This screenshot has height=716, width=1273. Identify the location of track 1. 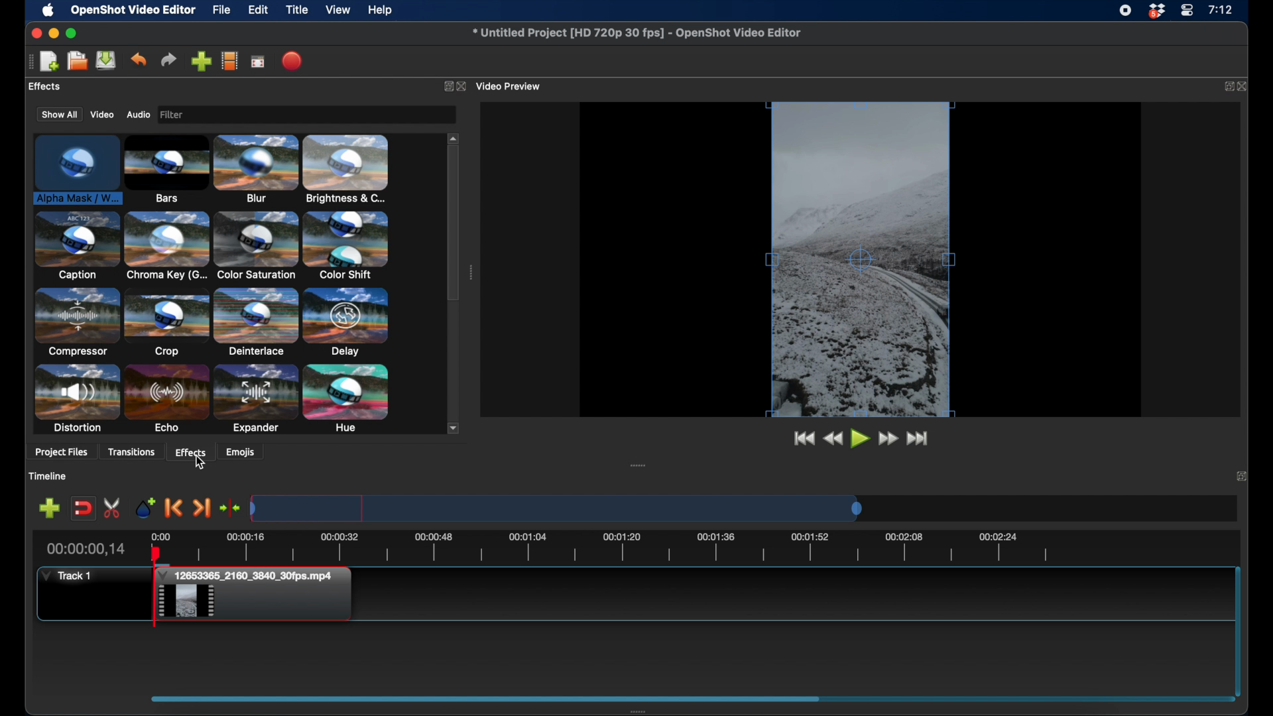
(67, 576).